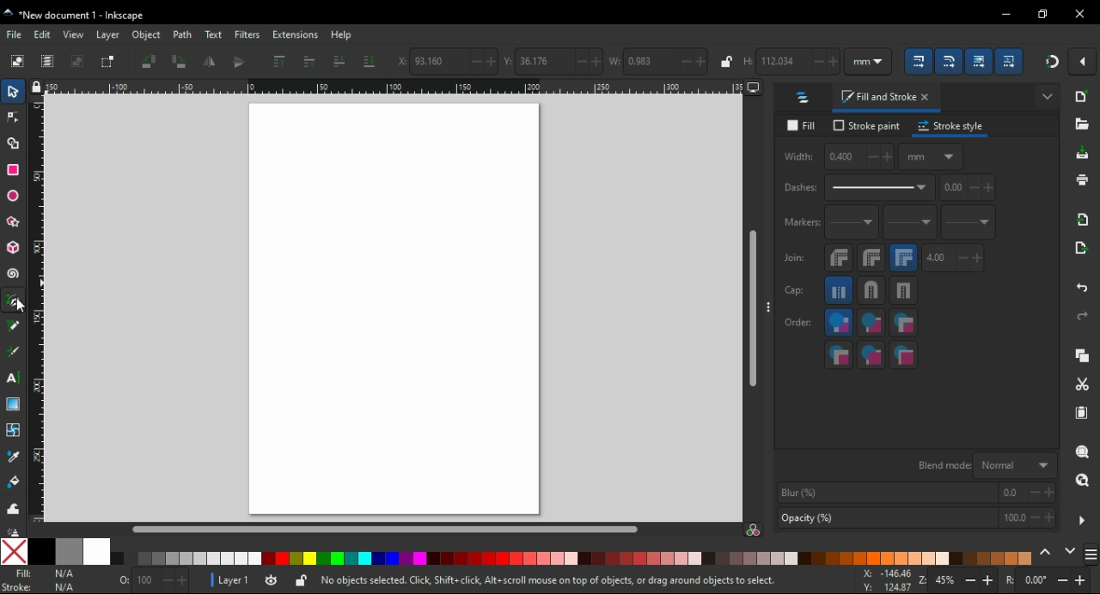 This screenshot has height=594, width=1100. What do you see at coordinates (74, 34) in the screenshot?
I see `view` at bounding box center [74, 34].